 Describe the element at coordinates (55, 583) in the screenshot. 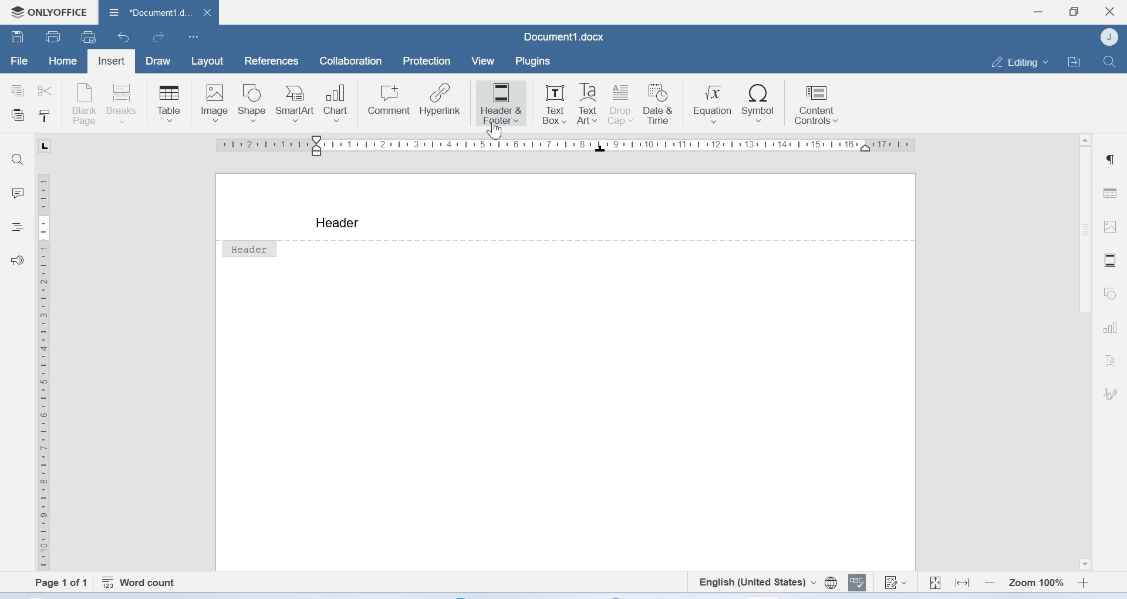

I see `Page 1 of 1` at that location.